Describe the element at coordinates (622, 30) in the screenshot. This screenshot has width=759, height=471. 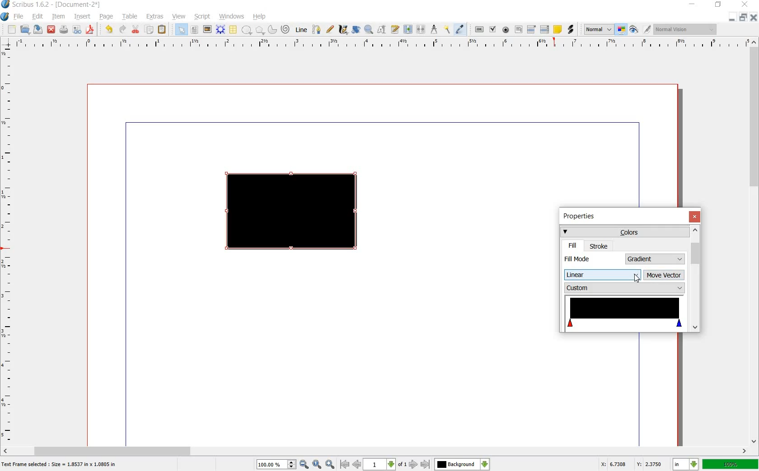
I see `toggle color management system` at that location.